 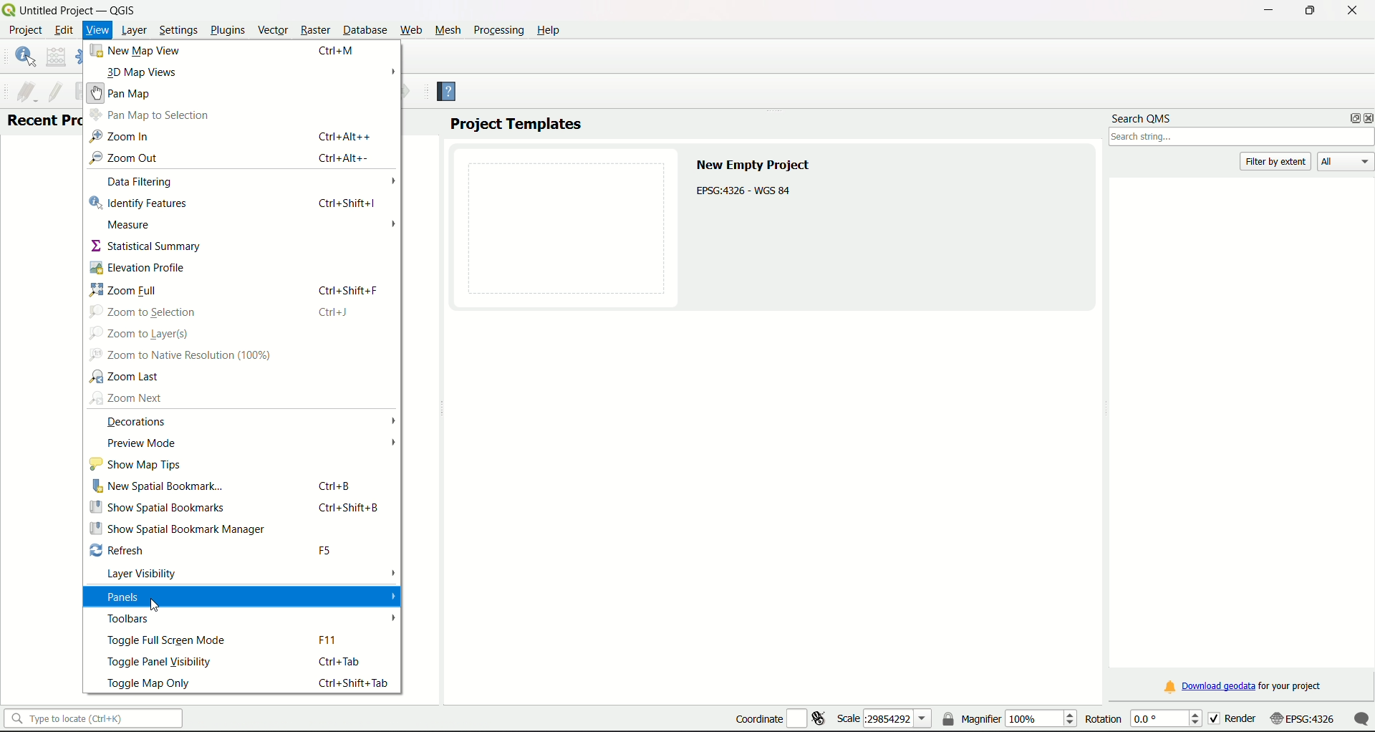 I want to click on search box, so click(x=1243, y=138).